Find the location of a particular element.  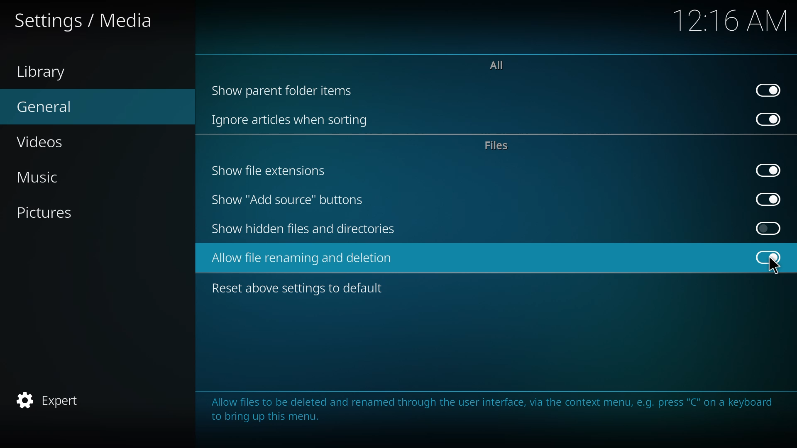

pictures is located at coordinates (50, 212).